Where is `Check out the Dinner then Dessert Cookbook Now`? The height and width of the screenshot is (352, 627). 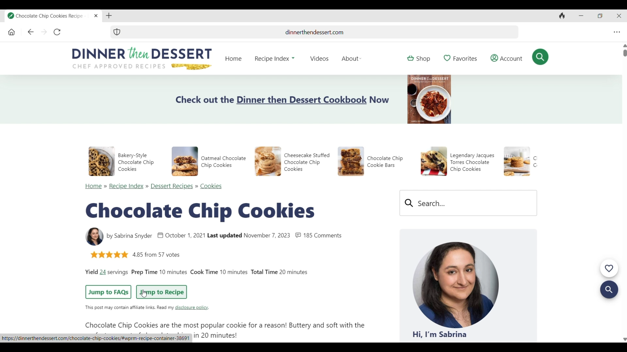
Check out the Dinner then Dessert Cookbook Now is located at coordinates (282, 100).